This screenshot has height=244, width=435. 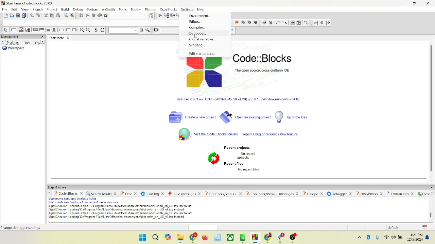 I want to click on plugins, so click(x=151, y=9).